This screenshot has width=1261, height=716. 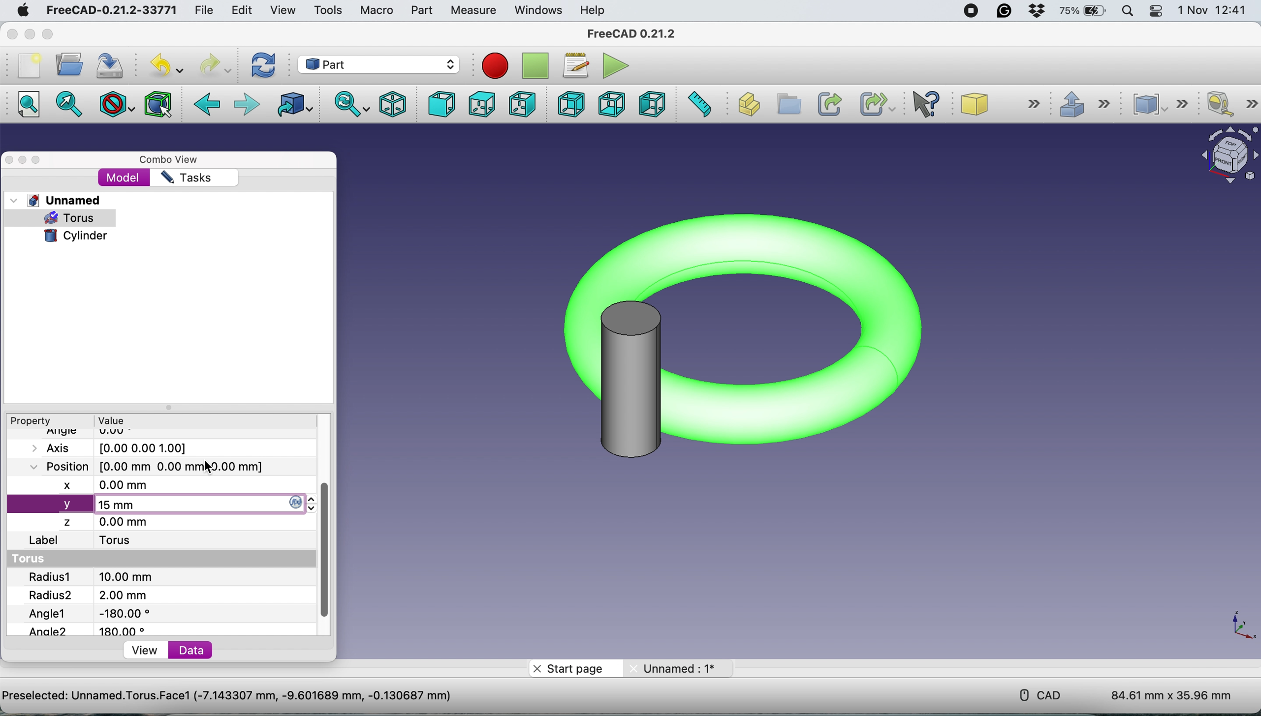 What do you see at coordinates (612, 104) in the screenshot?
I see `bottom` at bounding box center [612, 104].